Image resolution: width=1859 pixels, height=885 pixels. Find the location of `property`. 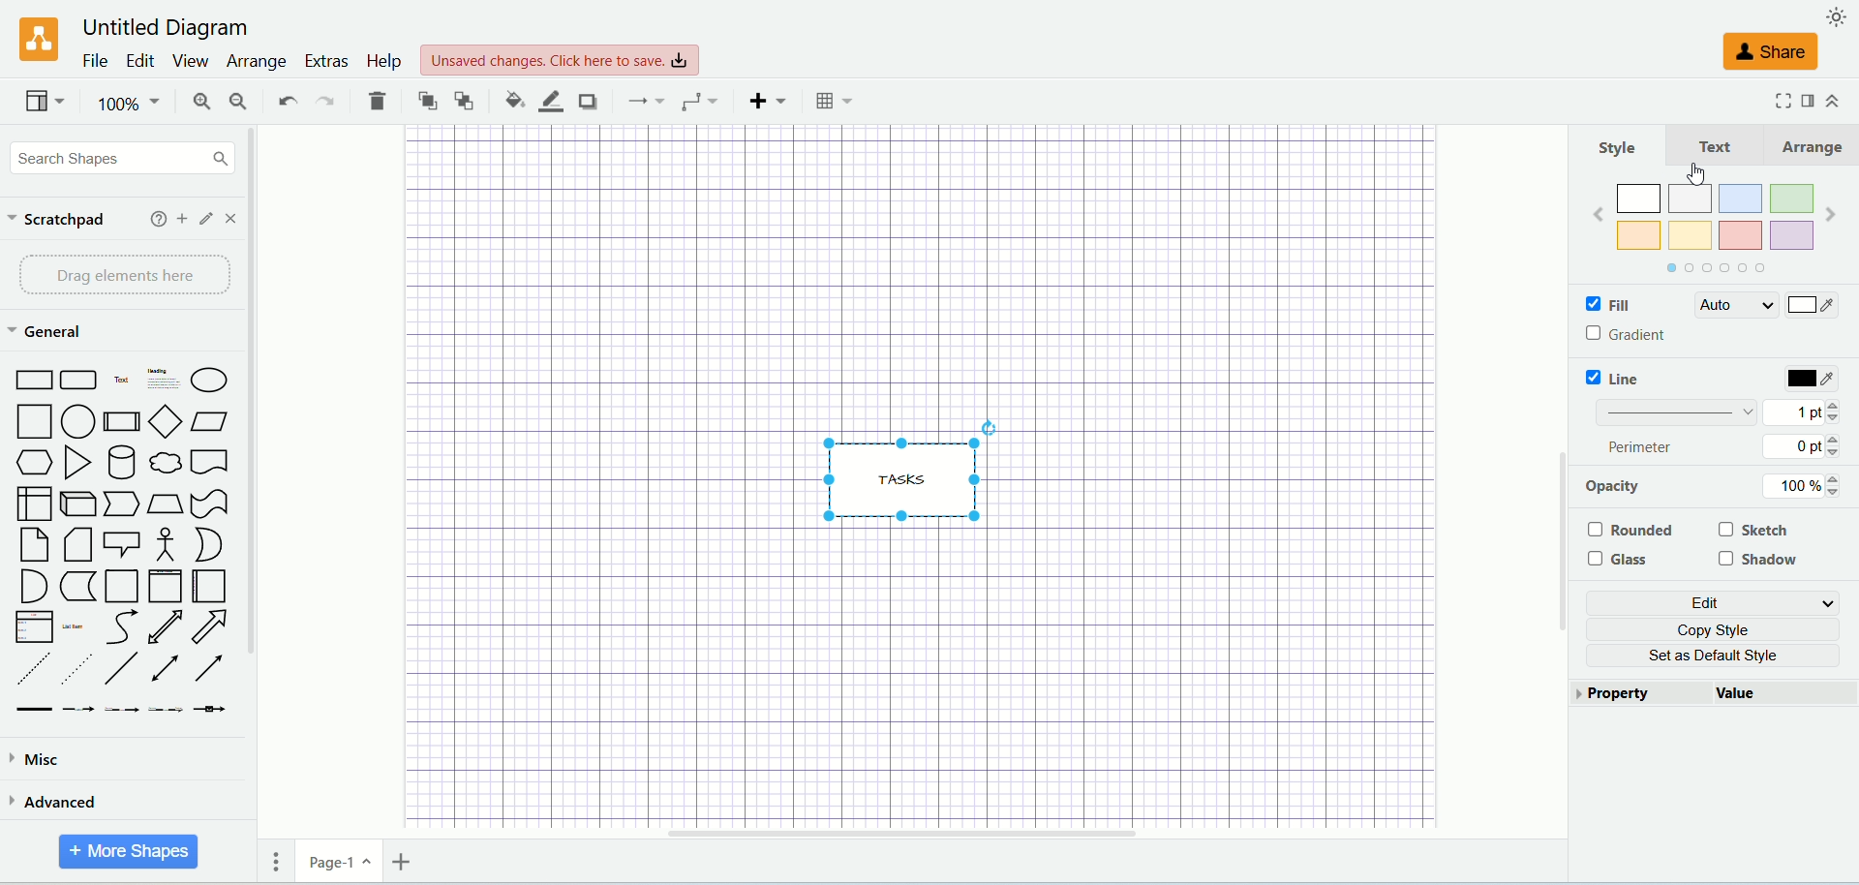

property is located at coordinates (1641, 691).